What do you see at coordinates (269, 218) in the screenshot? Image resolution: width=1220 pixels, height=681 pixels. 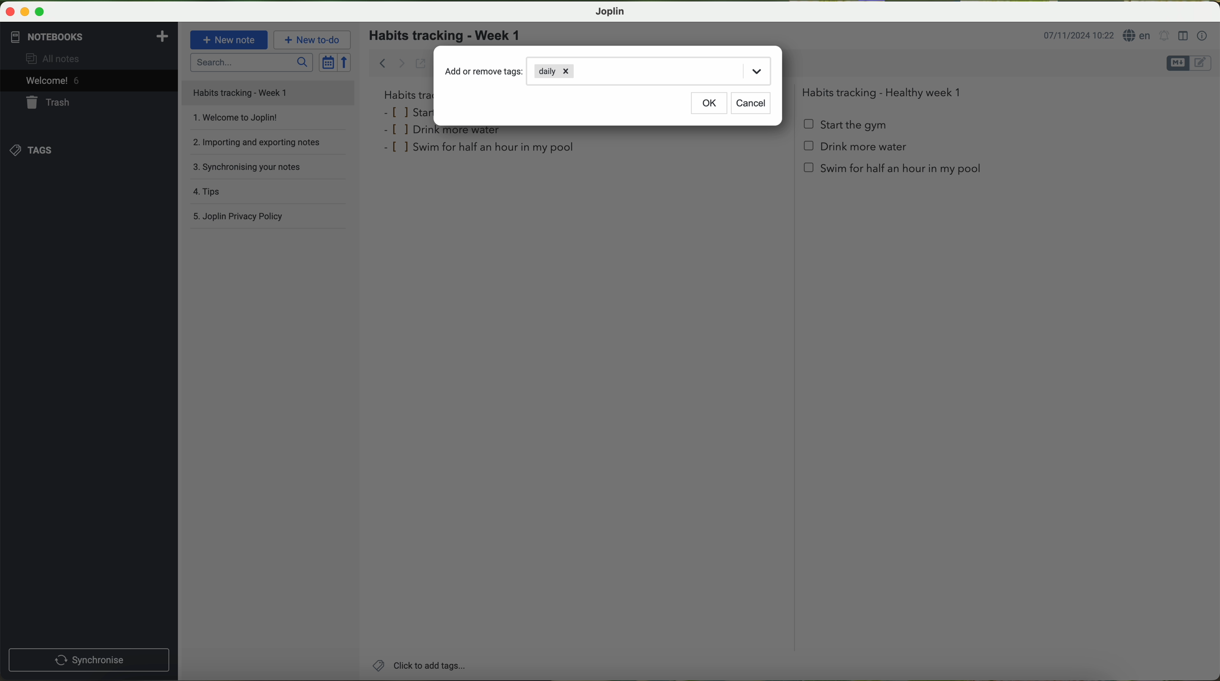 I see `Joplin privacy policy` at bounding box center [269, 218].